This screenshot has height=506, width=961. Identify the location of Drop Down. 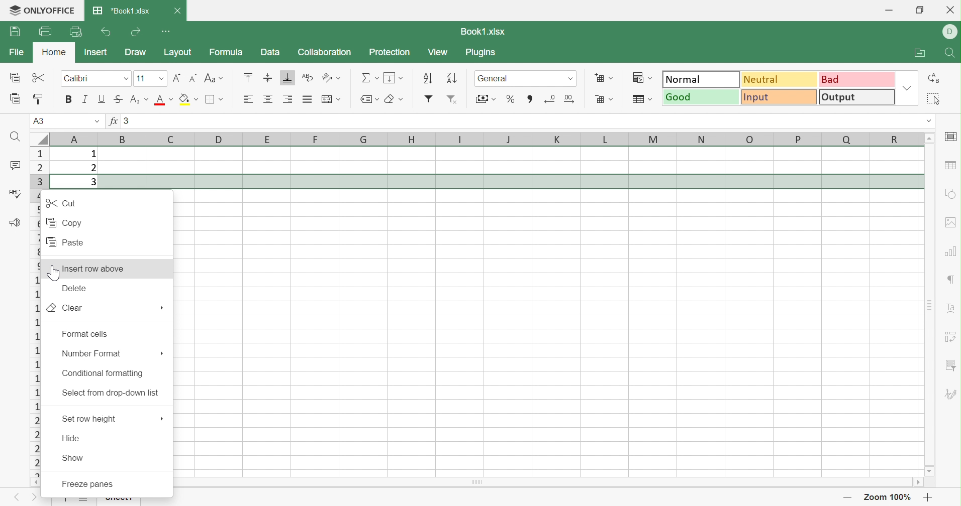
(339, 98).